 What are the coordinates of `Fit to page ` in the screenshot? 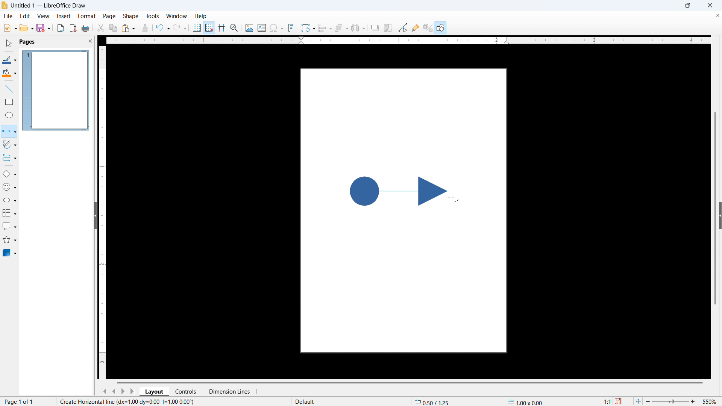 It's located at (638, 400).